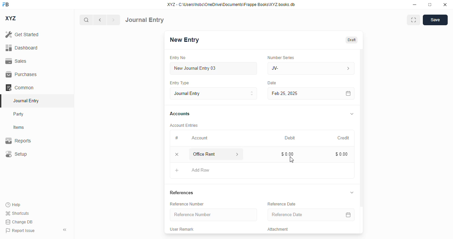  I want to click on number series, so click(281, 57).